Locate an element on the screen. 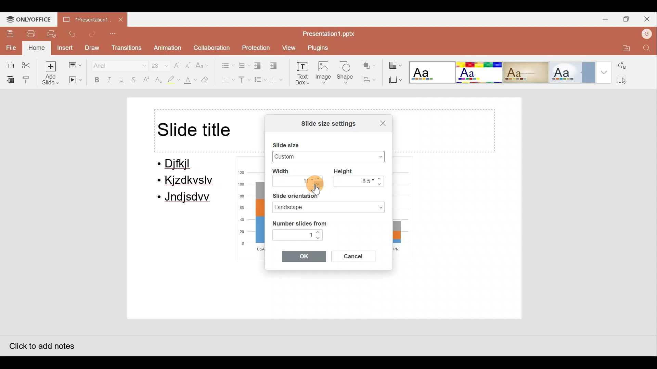 The image size is (657, 369). Landscape is located at coordinates (312, 207).